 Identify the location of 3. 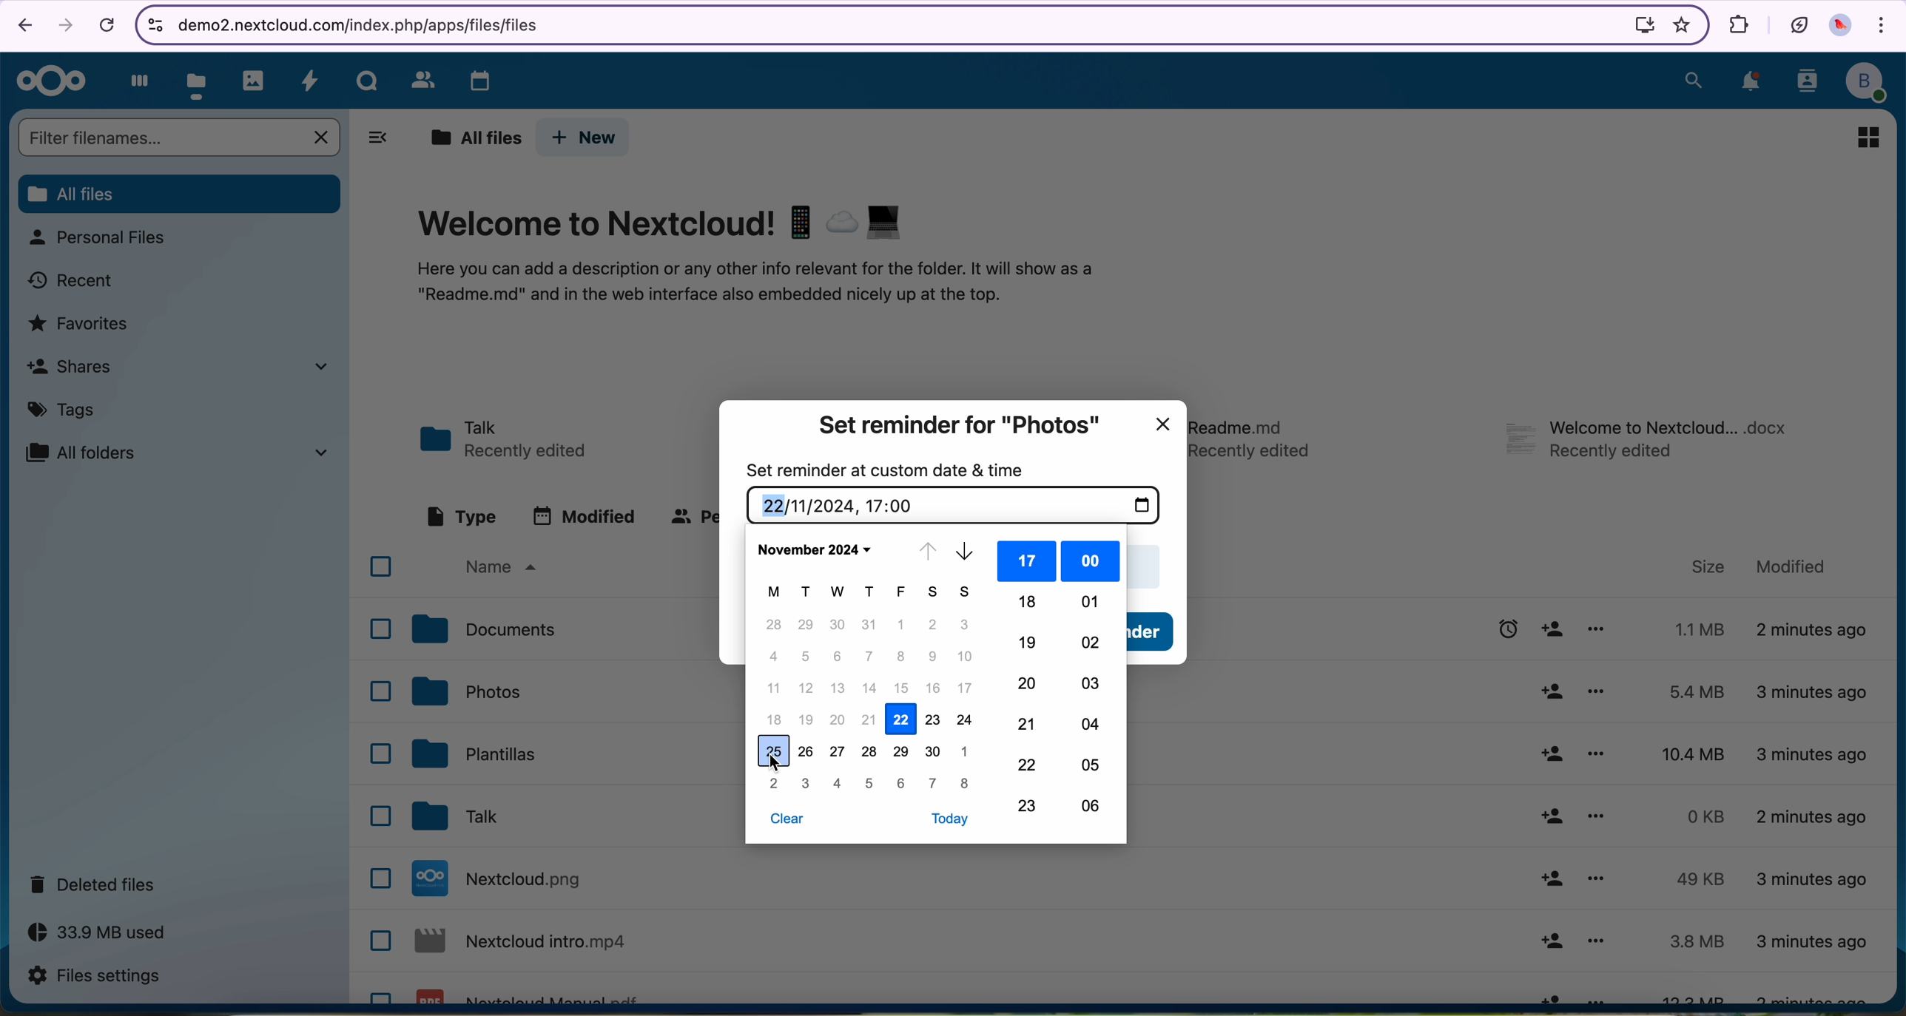
(809, 785).